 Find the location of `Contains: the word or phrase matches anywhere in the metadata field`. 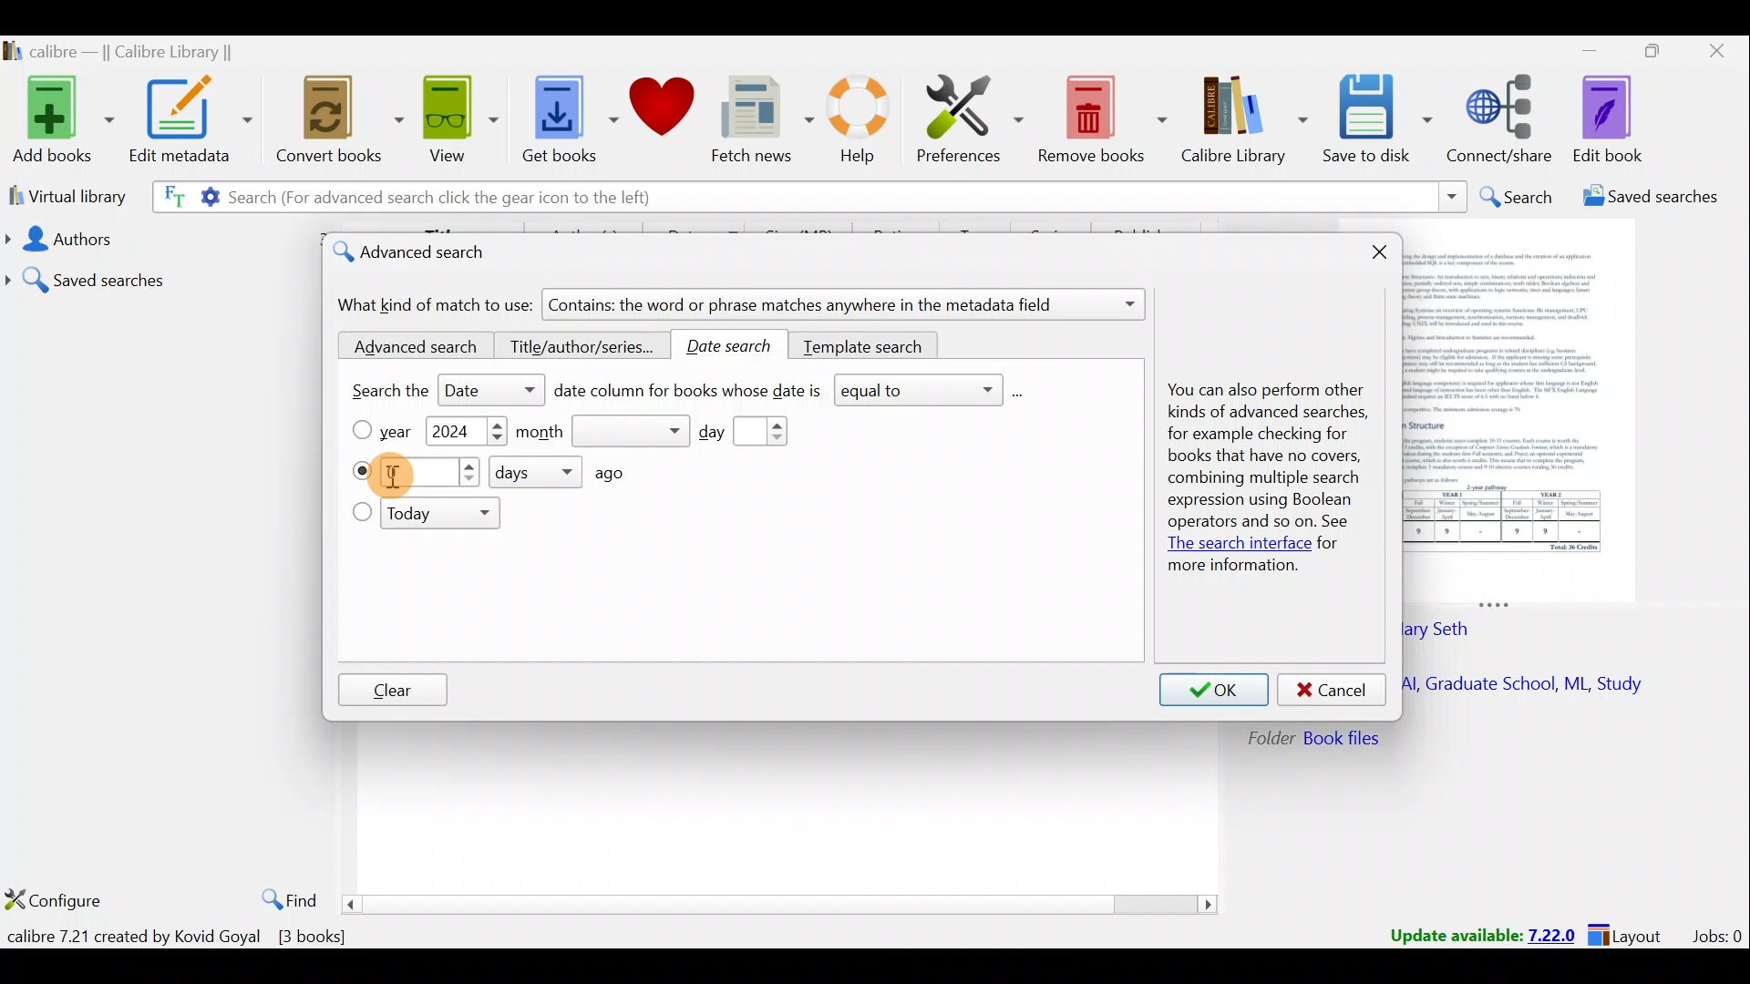

Contains: the word or phrase matches anywhere in the metadata field is located at coordinates (847, 306).